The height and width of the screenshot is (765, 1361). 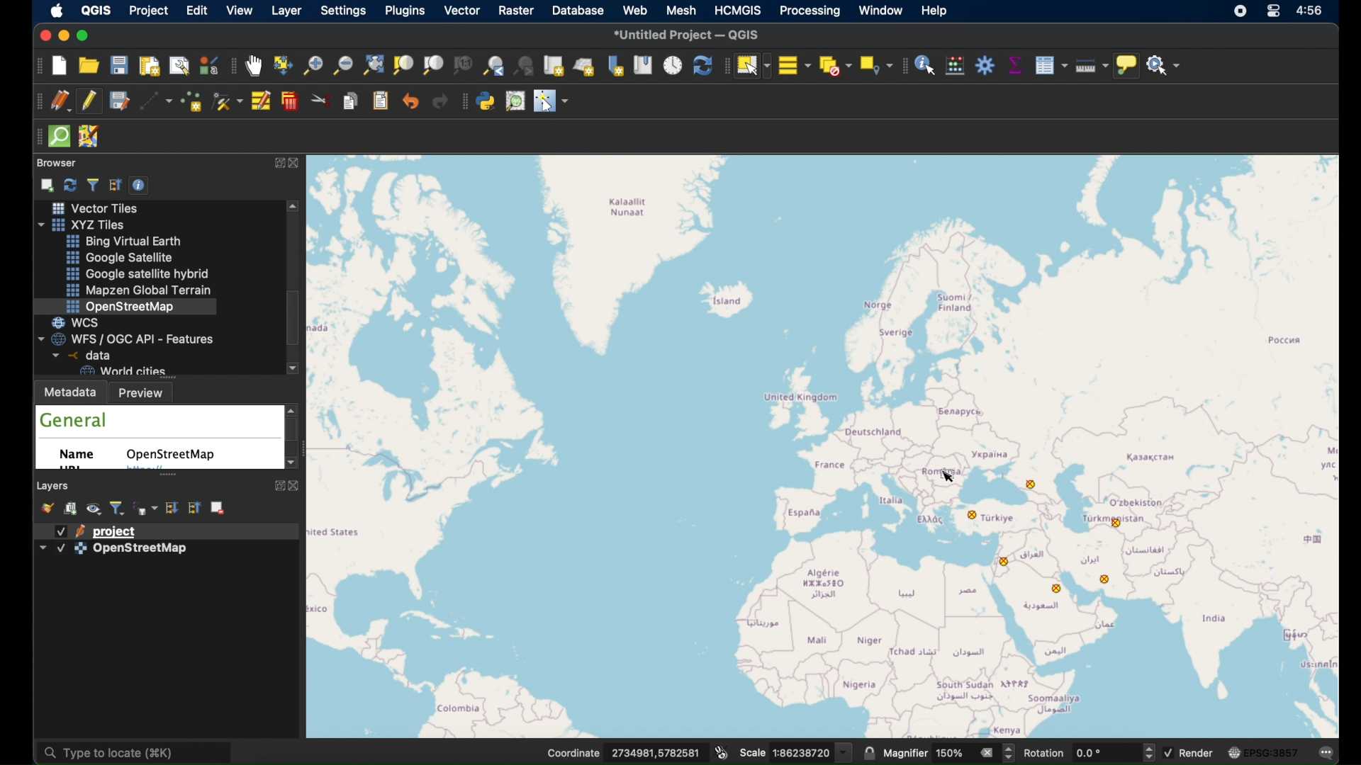 What do you see at coordinates (120, 65) in the screenshot?
I see `save project` at bounding box center [120, 65].